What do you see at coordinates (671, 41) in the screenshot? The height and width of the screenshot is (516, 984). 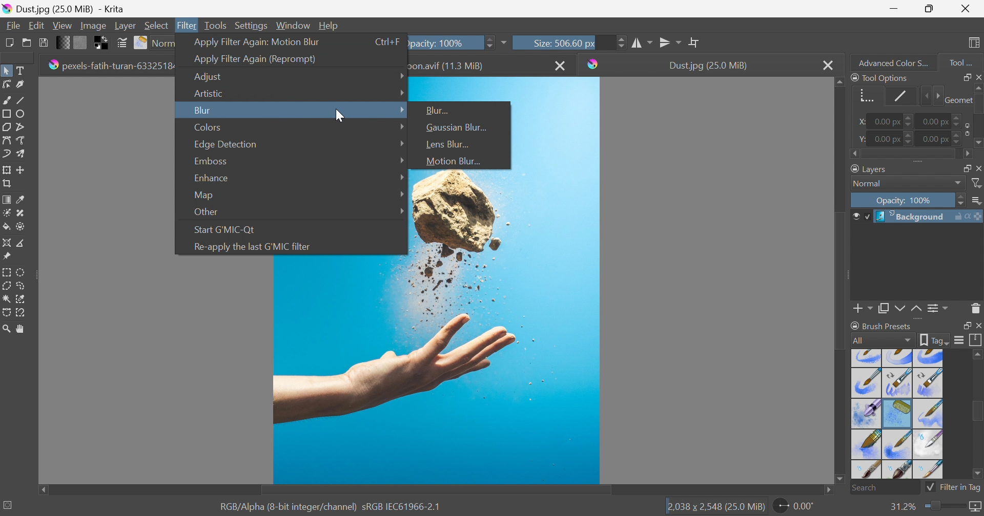 I see `Horizontal mirror tool` at bounding box center [671, 41].